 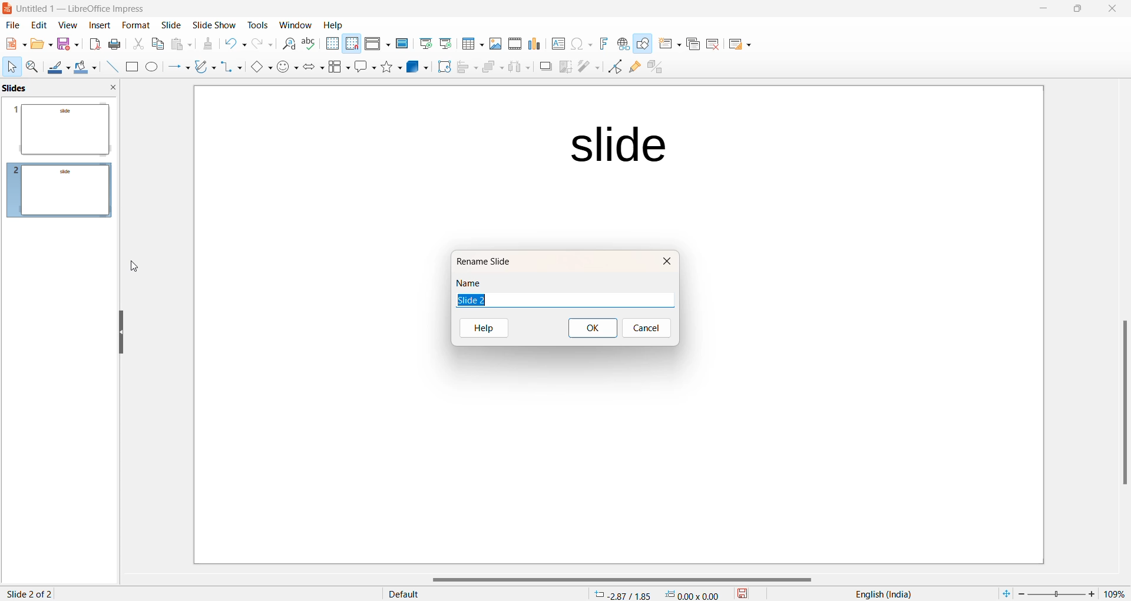 What do you see at coordinates (471, 44) in the screenshot?
I see `Insert table` at bounding box center [471, 44].